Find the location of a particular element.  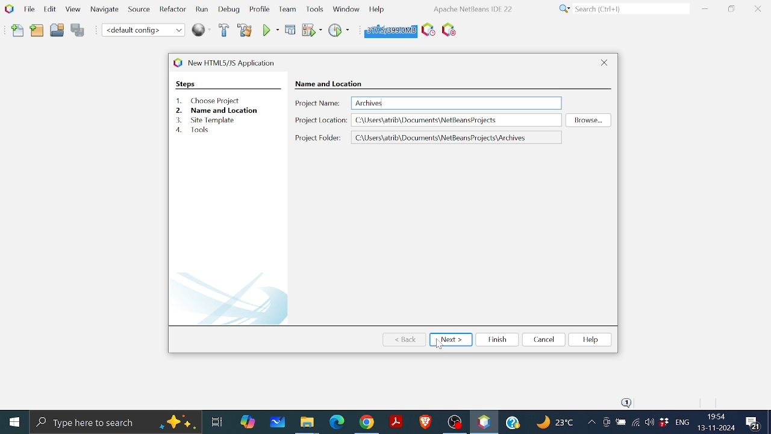

Netbeans is located at coordinates (484, 422).